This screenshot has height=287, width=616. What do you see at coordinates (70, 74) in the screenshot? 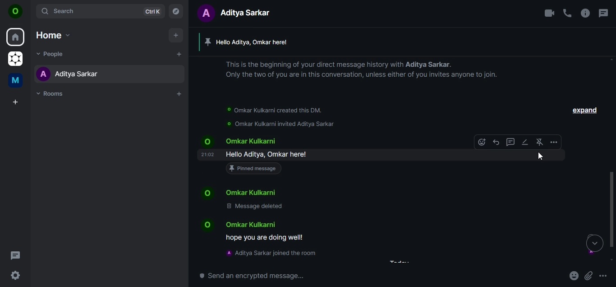
I see `aditya sarkar` at bounding box center [70, 74].